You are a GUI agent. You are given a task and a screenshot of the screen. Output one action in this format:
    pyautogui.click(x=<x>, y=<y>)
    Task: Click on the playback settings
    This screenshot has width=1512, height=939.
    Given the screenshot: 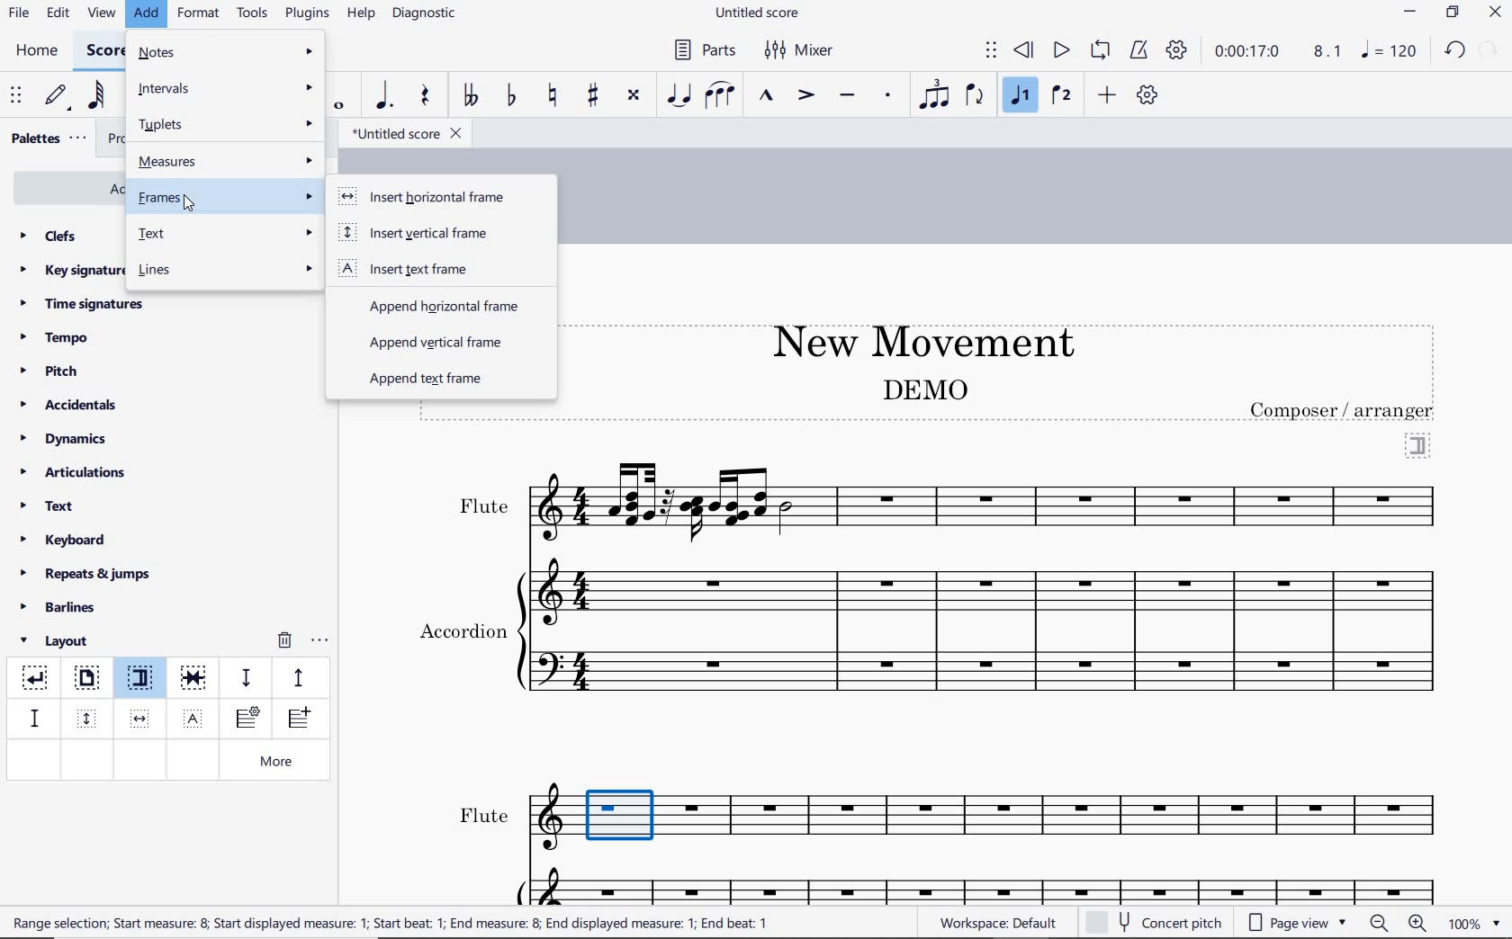 What is the action you would take?
    pyautogui.click(x=1179, y=49)
    